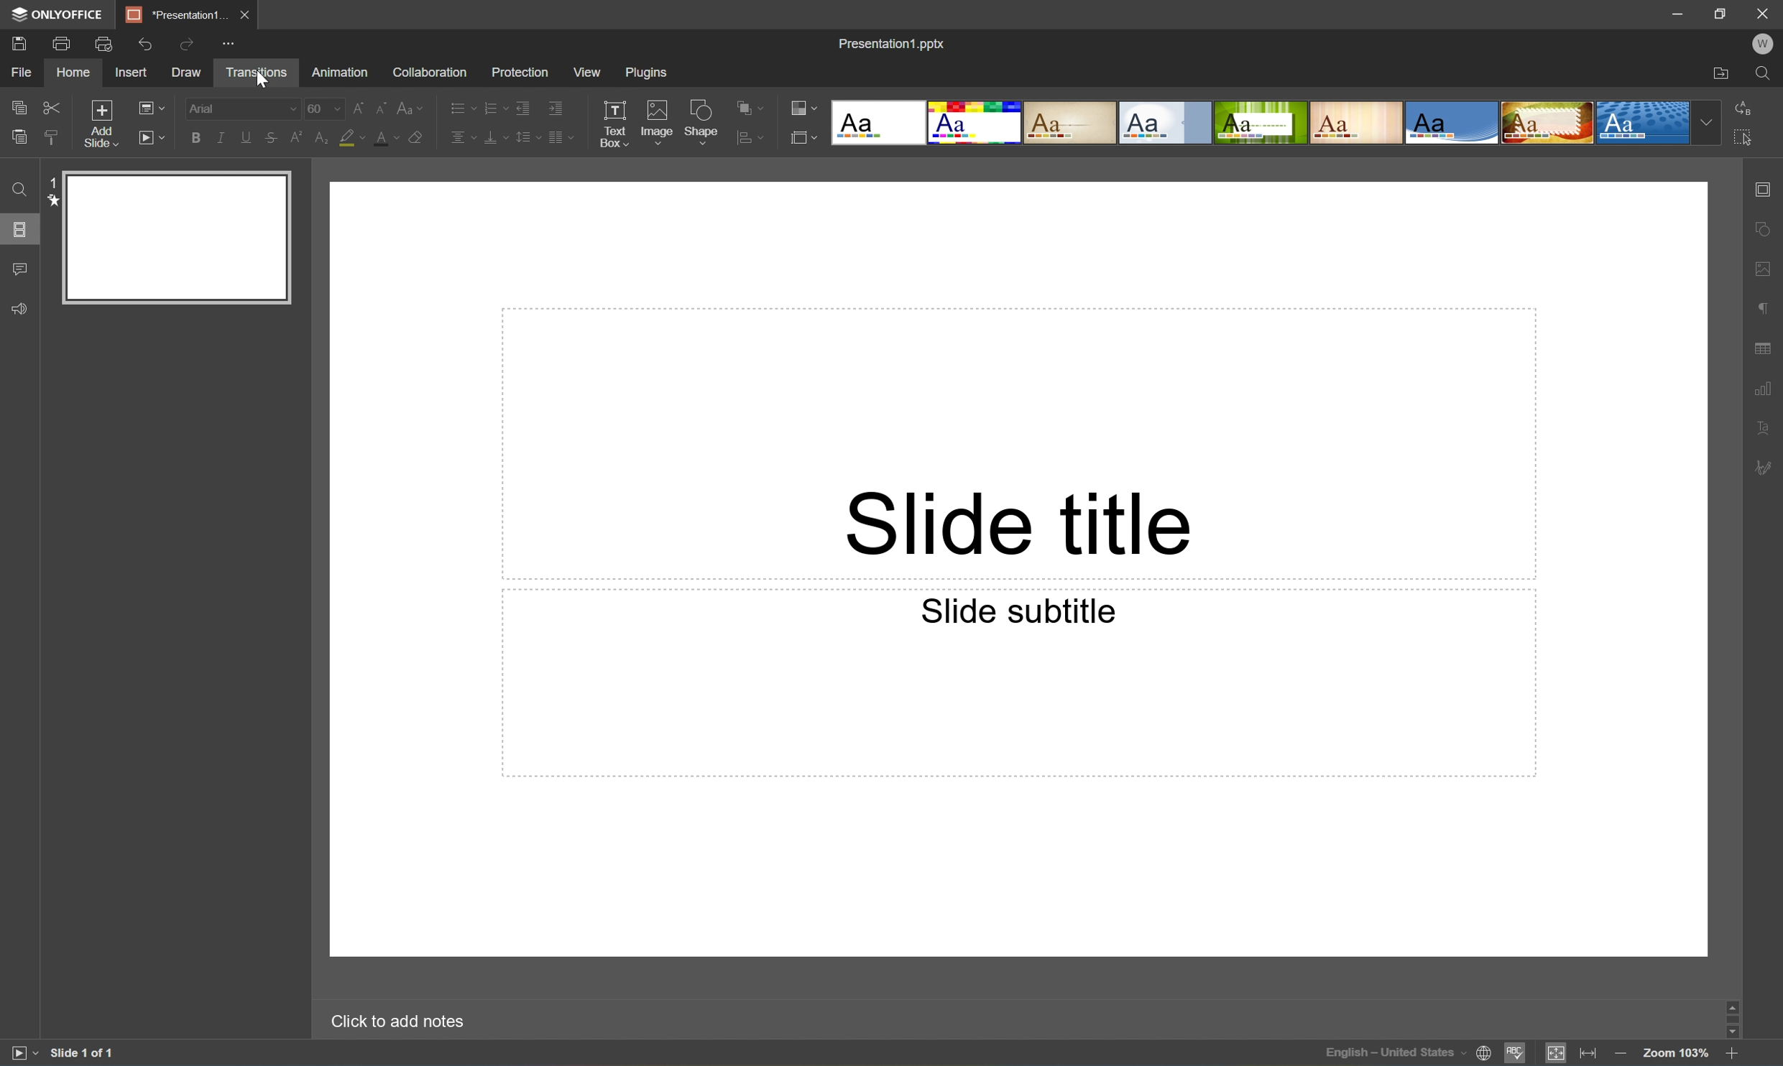  I want to click on English - United States, so click(1396, 1057).